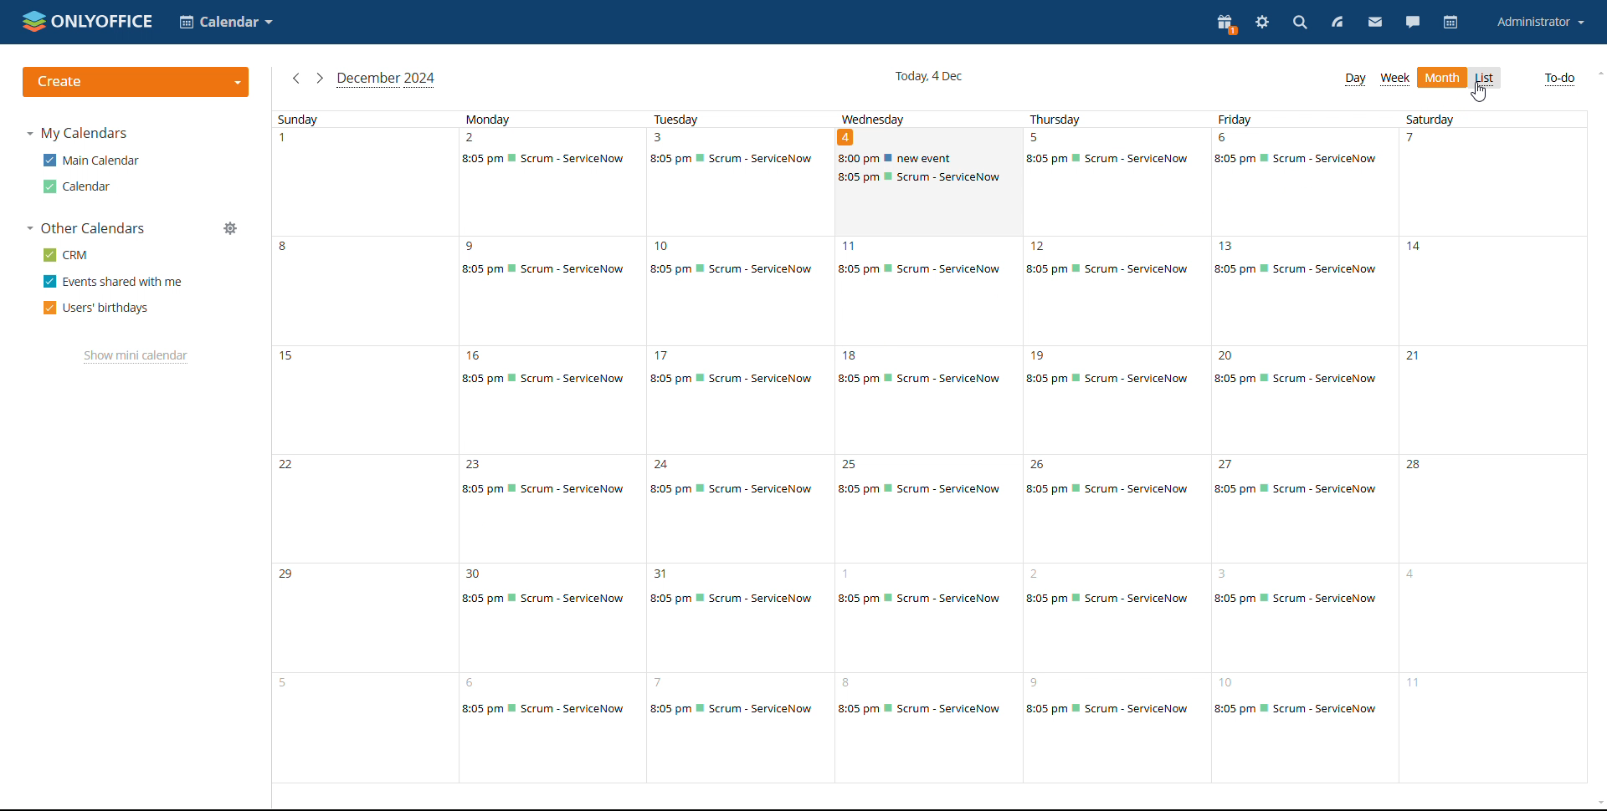 This screenshot has width=1607, height=811. What do you see at coordinates (702, 244) in the screenshot?
I see `dates` at bounding box center [702, 244].